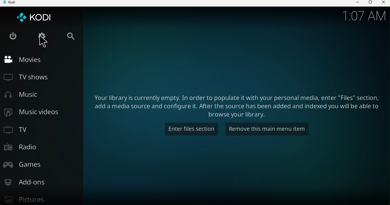 This screenshot has height=205, width=390. I want to click on cursor, so click(43, 43).